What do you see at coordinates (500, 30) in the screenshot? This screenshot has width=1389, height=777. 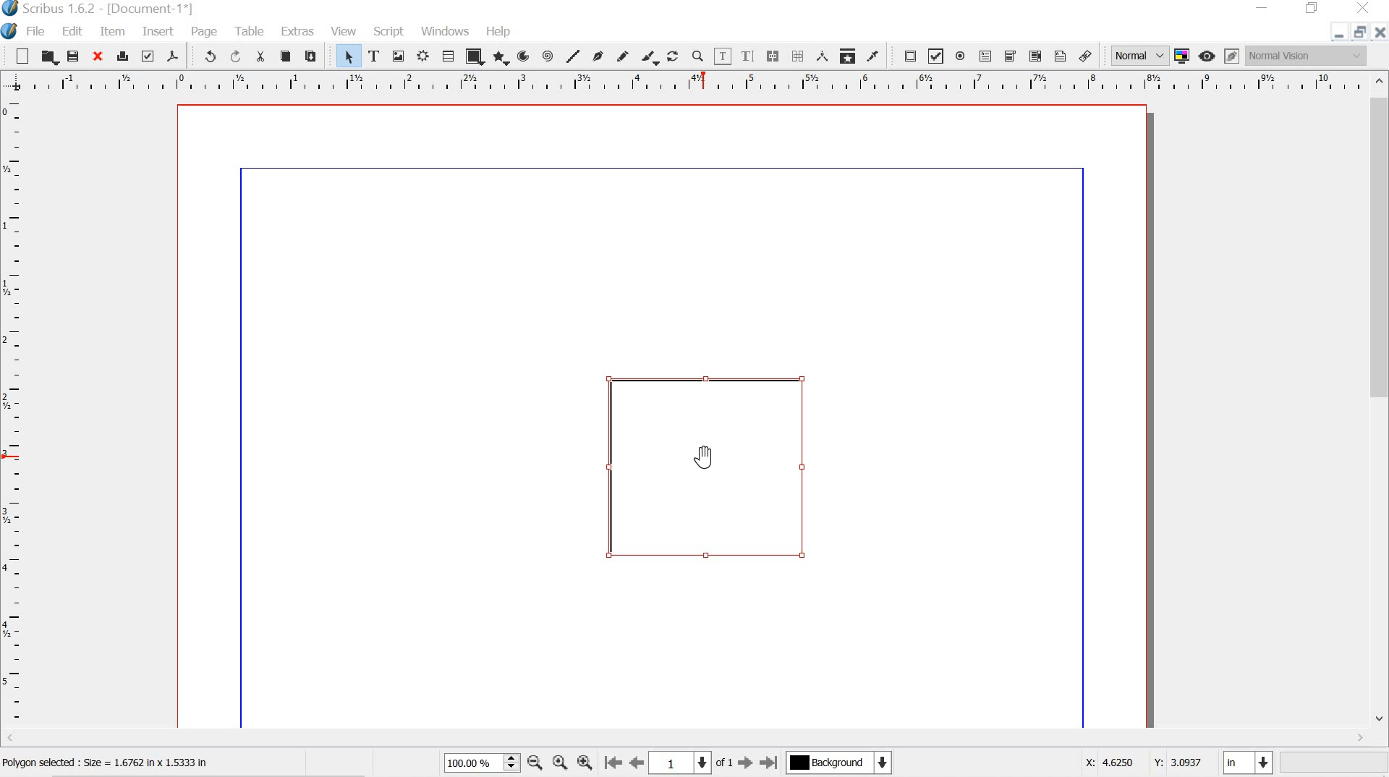 I see `HELP` at bounding box center [500, 30].